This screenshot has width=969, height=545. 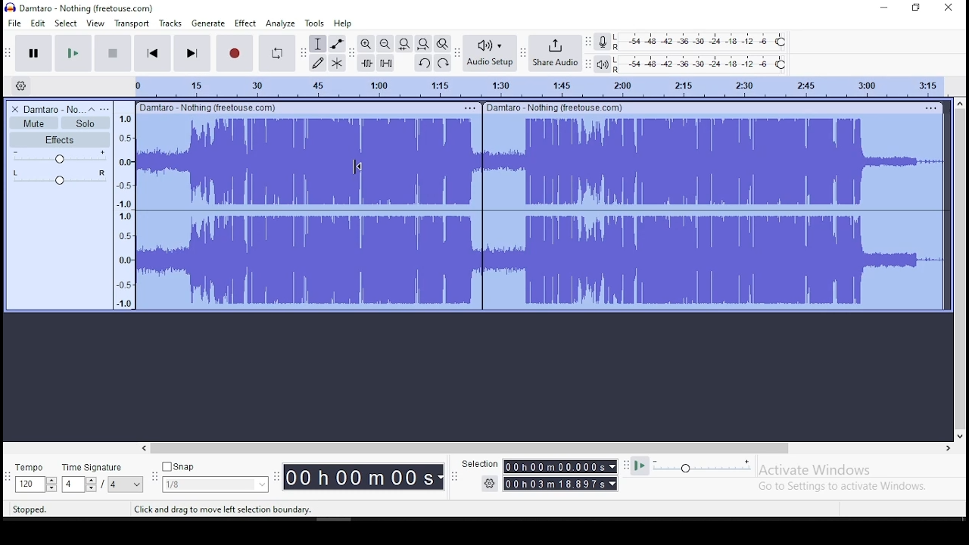 I want to click on help, so click(x=343, y=23).